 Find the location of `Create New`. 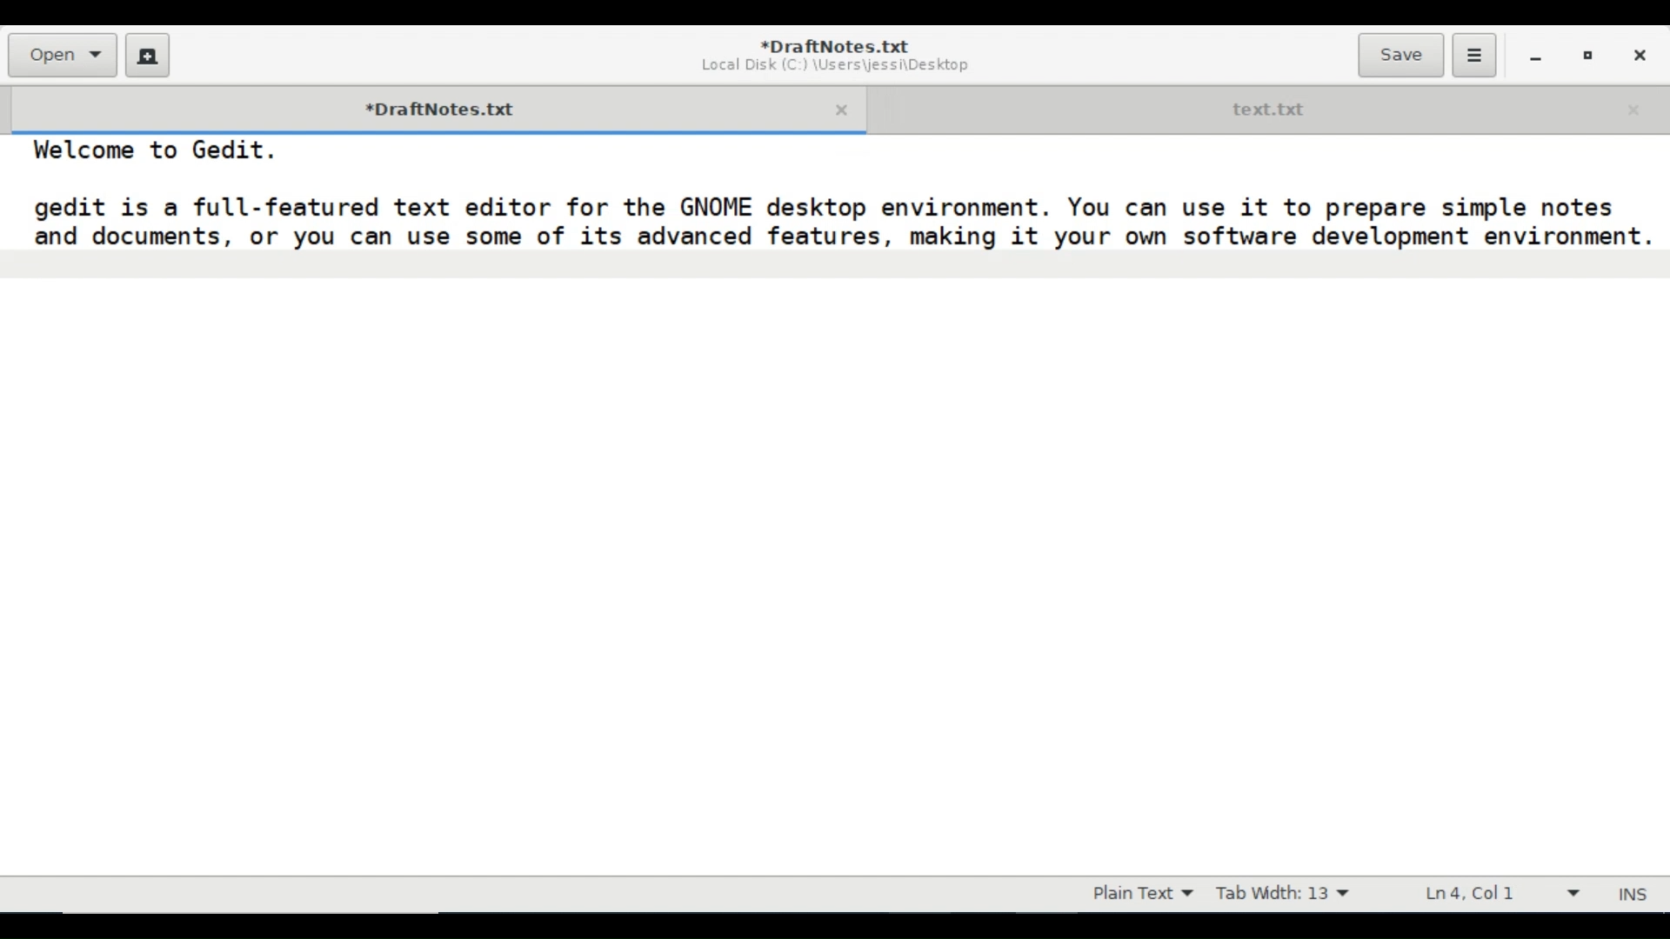

Create New is located at coordinates (148, 55).